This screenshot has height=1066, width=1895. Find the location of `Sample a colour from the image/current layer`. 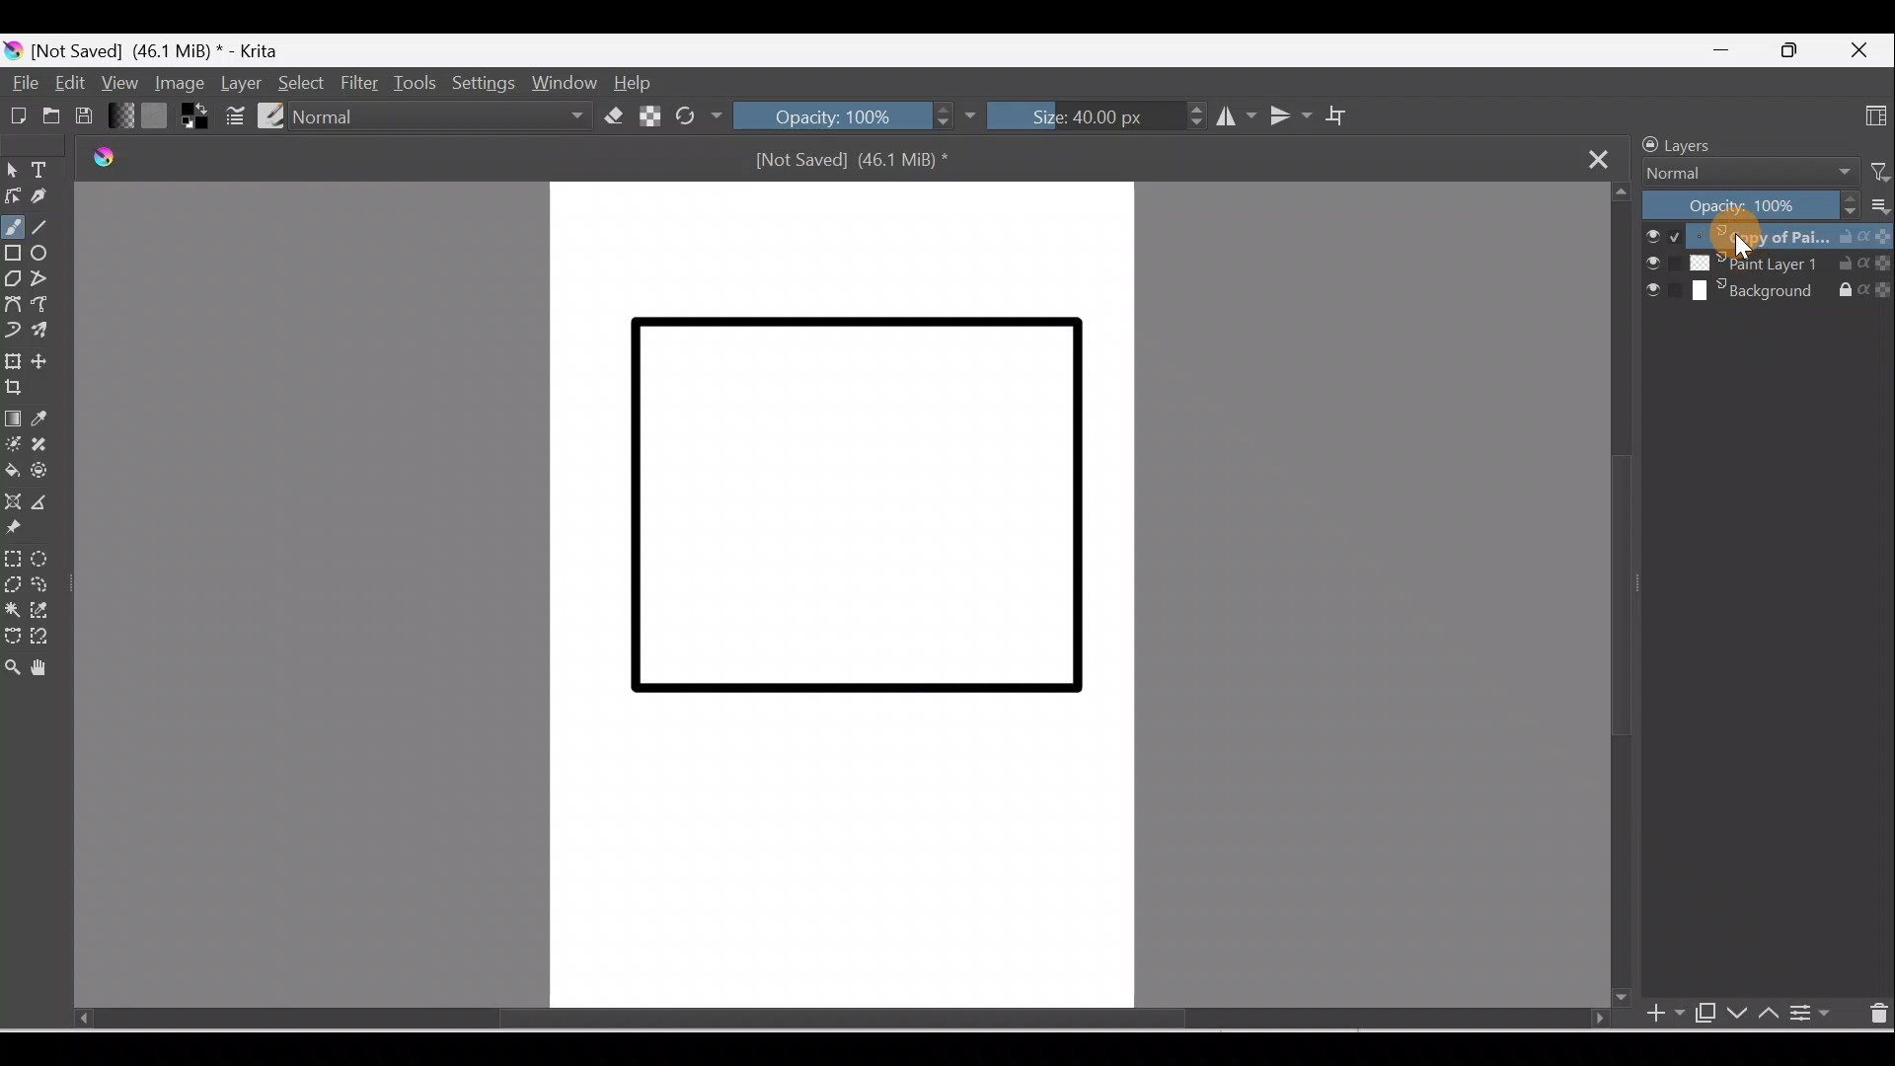

Sample a colour from the image/current layer is located at coordinates (54, 419).